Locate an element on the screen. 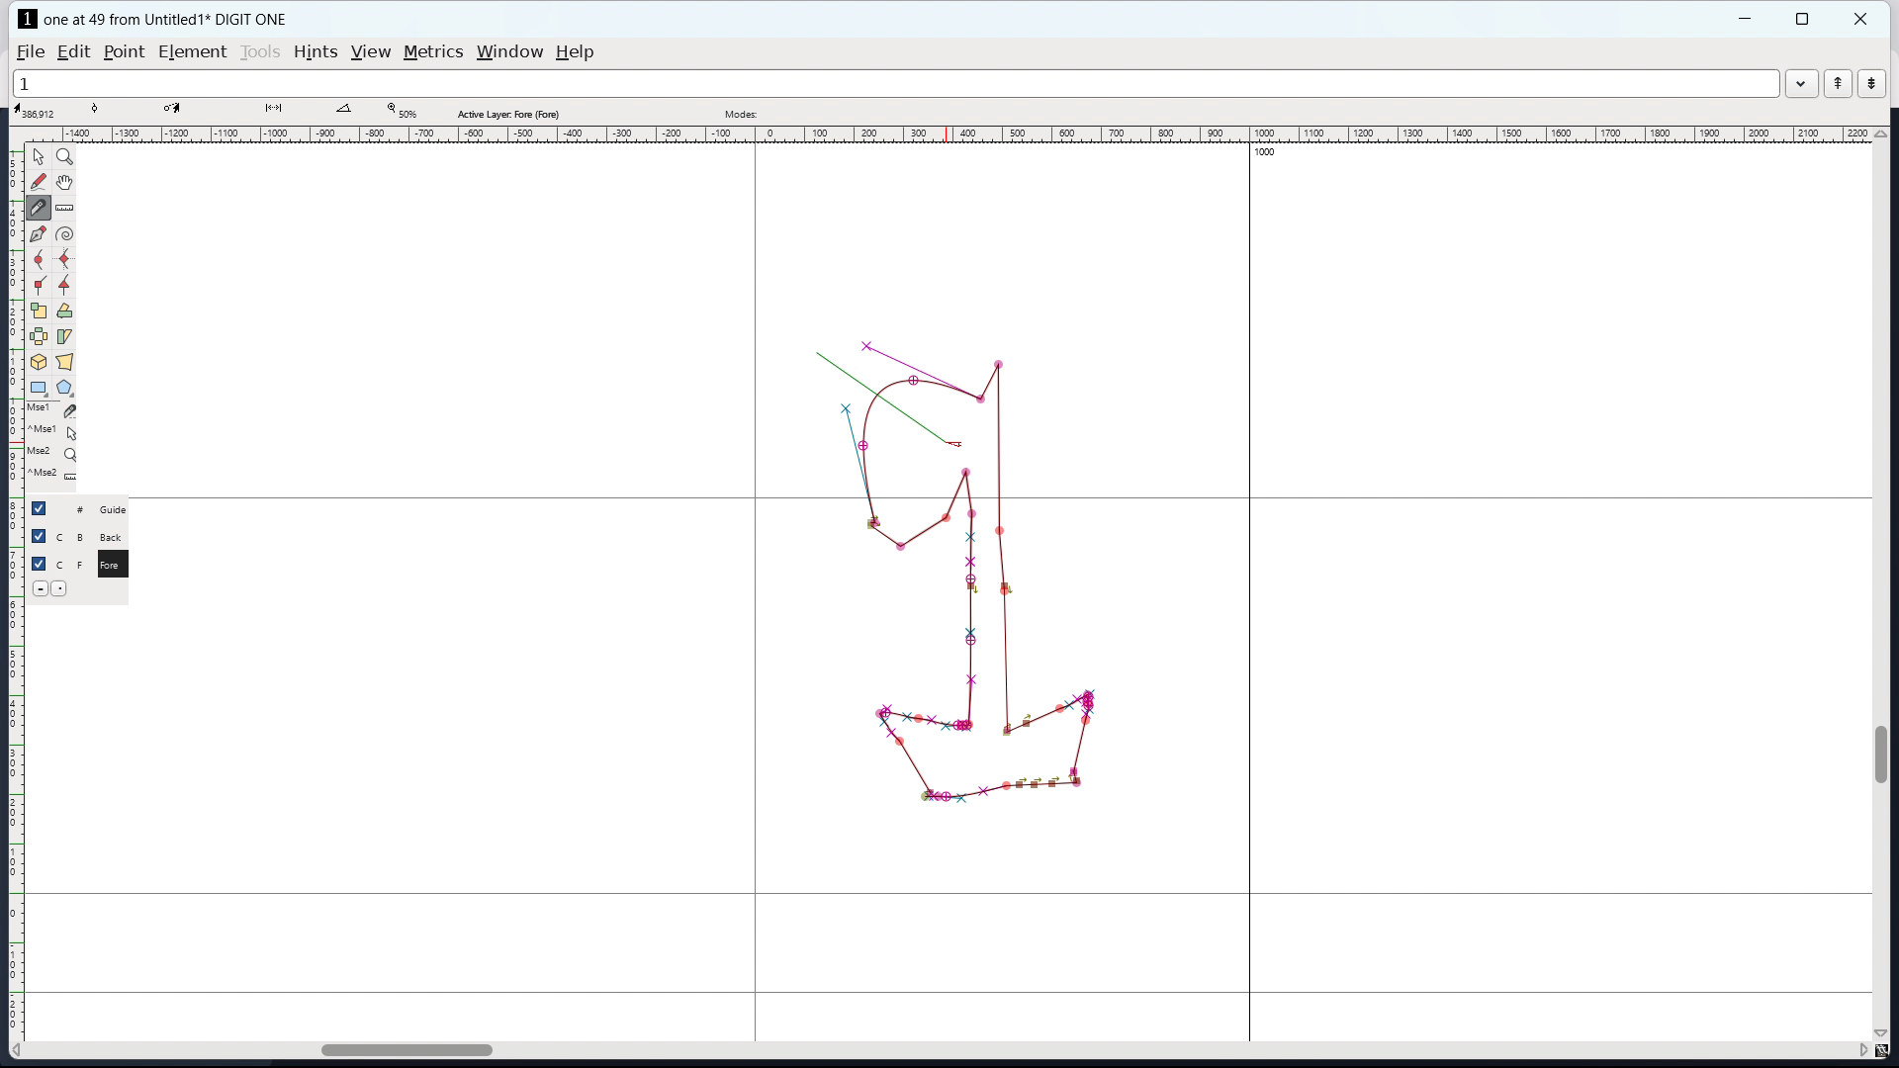 This screenshot has width=1899, height=1068. add a point then drag out its  control points is located at coordinates (38, 235).